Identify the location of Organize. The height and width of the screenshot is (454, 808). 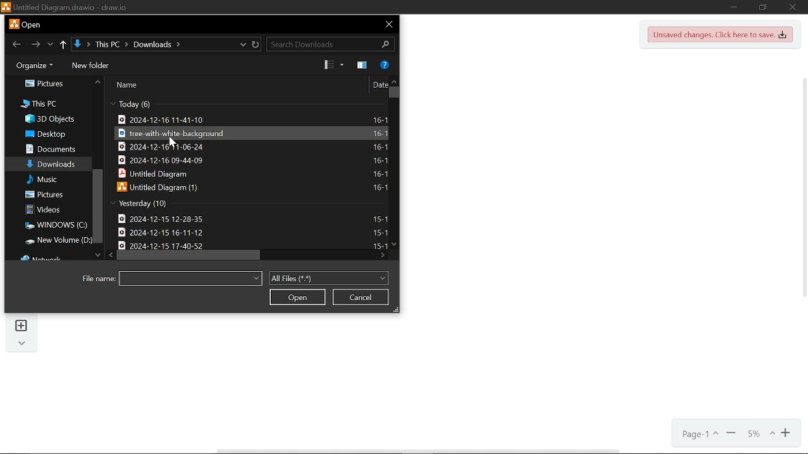
(32, 64).